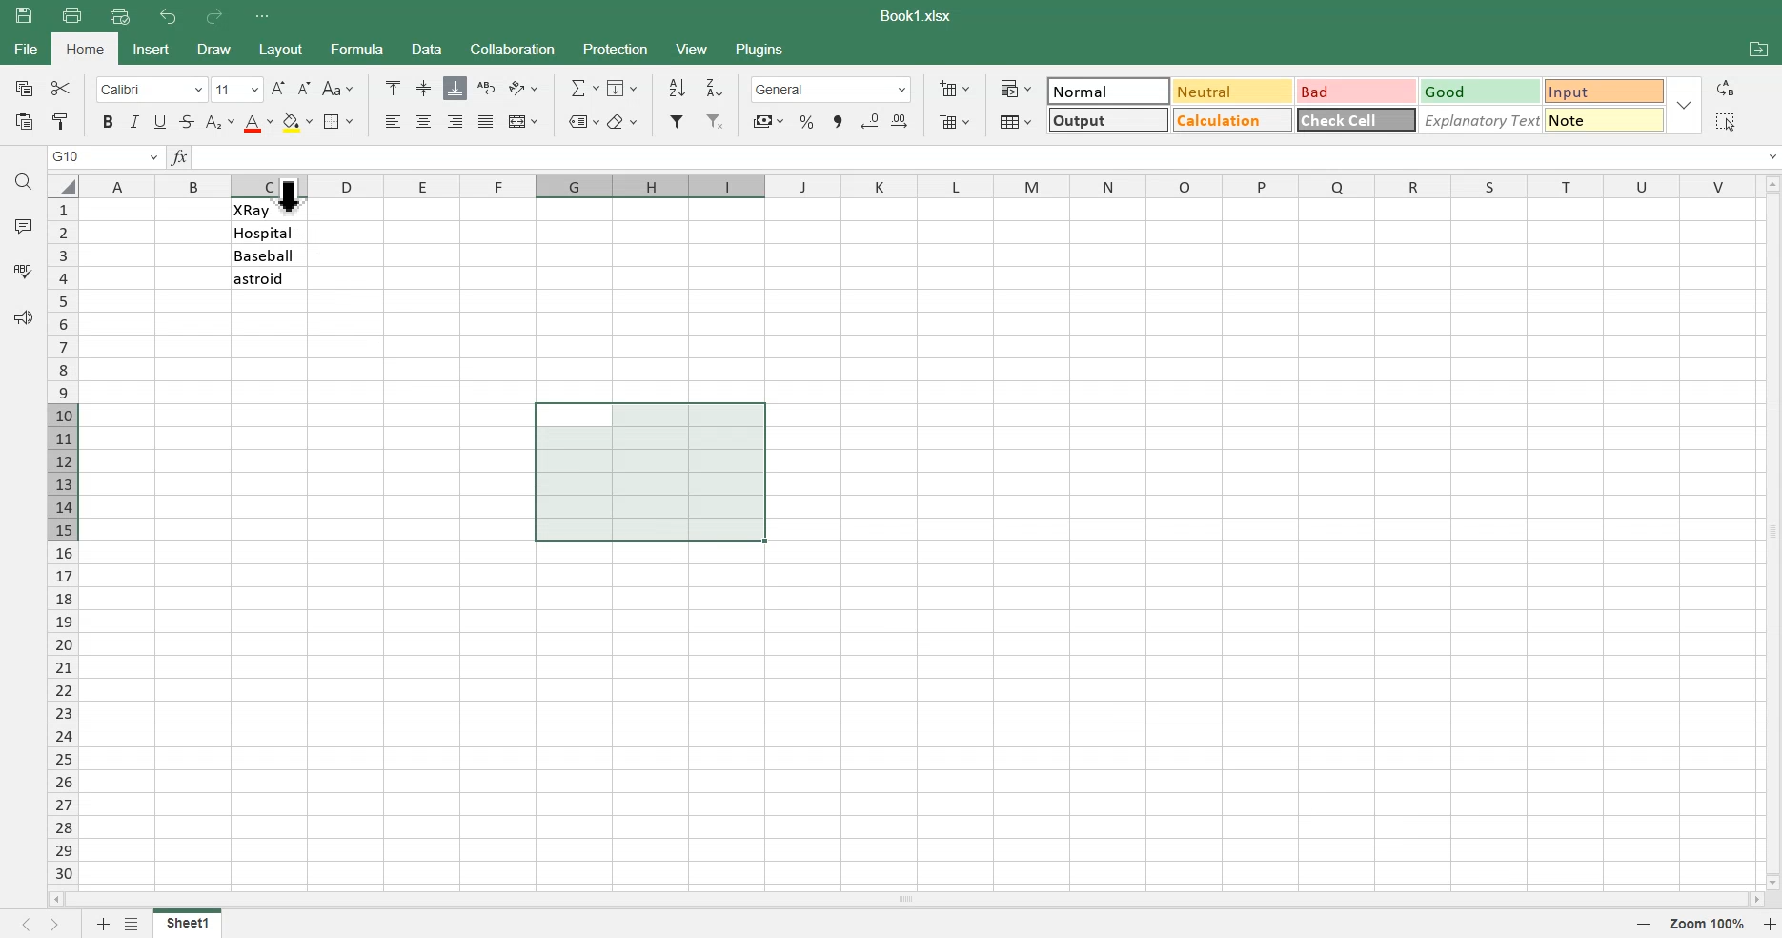 This screenshot has height=938, width=1782. Describe the element at coordinates (268, 255) in the screenshot. I see `baseball` at that location.